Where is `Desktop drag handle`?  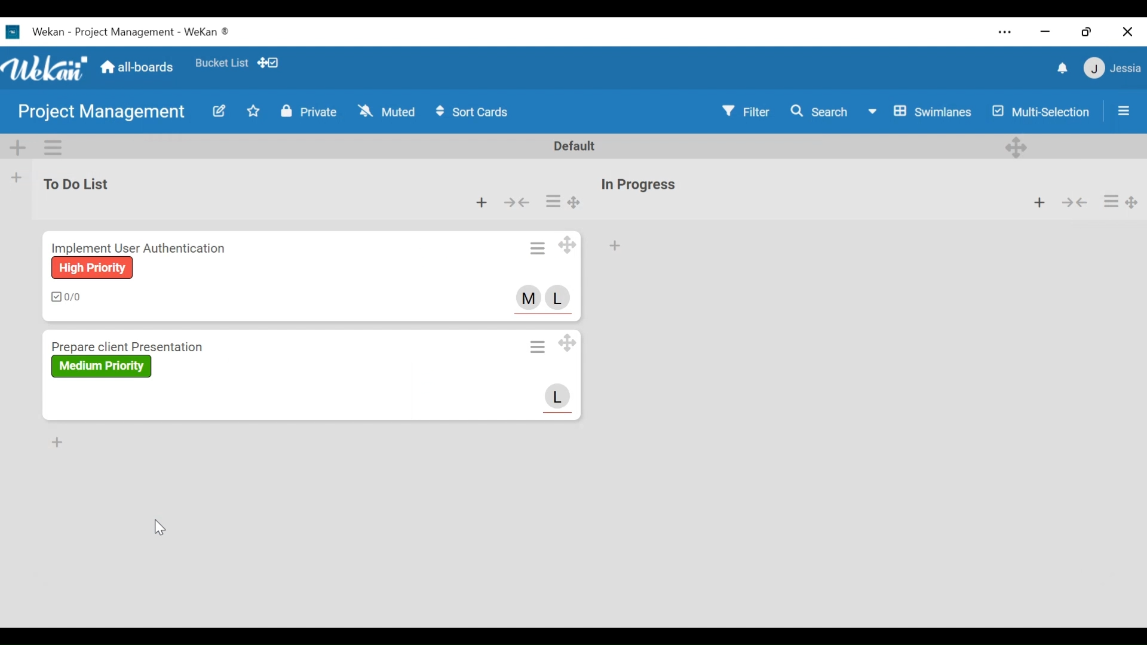
Desktop drag handle is located at coordinates (569, 343).